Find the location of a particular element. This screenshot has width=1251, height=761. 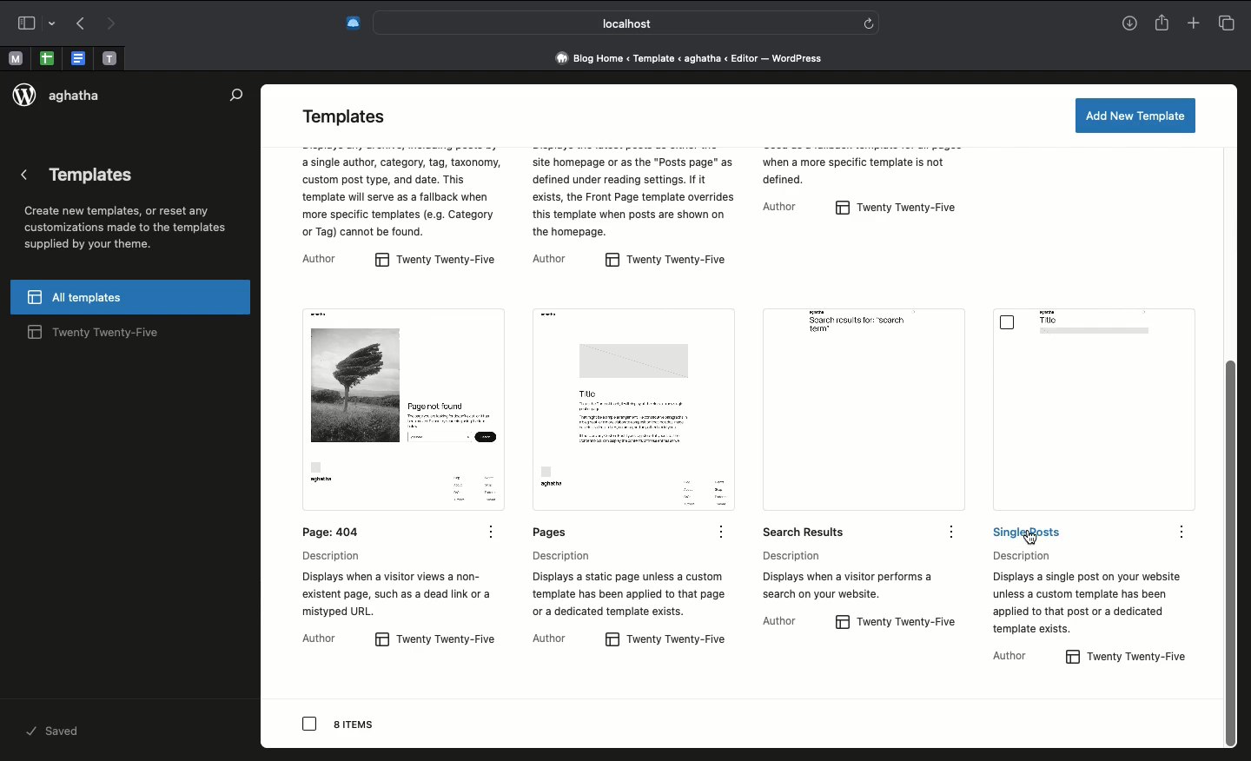

twenty twenty-five is located at coordinates (670, 261).